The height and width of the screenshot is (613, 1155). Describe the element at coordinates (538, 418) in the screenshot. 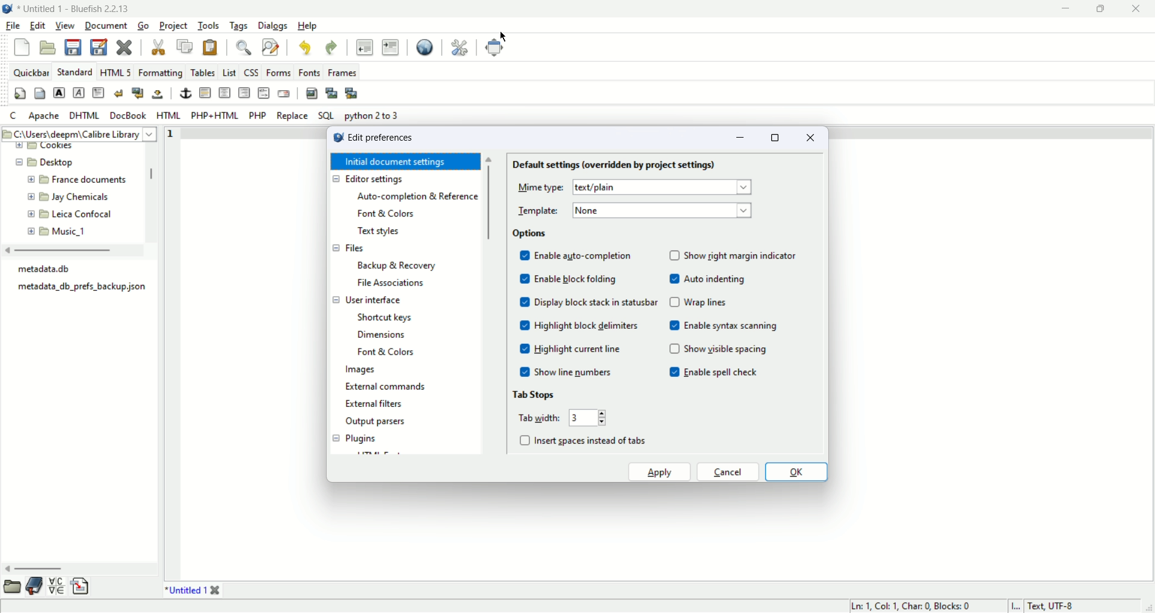

I see `tab width` at that location.